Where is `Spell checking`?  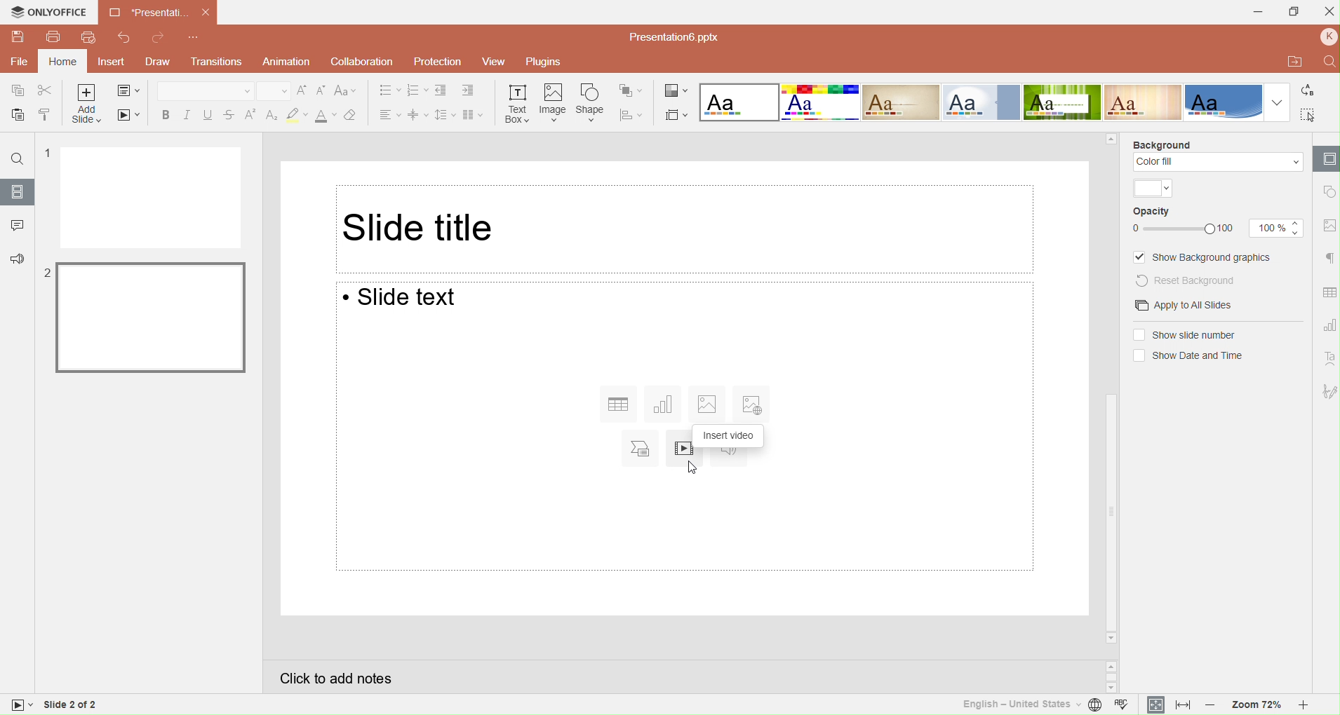 Spell checking is located at coordinates (1124, 704).